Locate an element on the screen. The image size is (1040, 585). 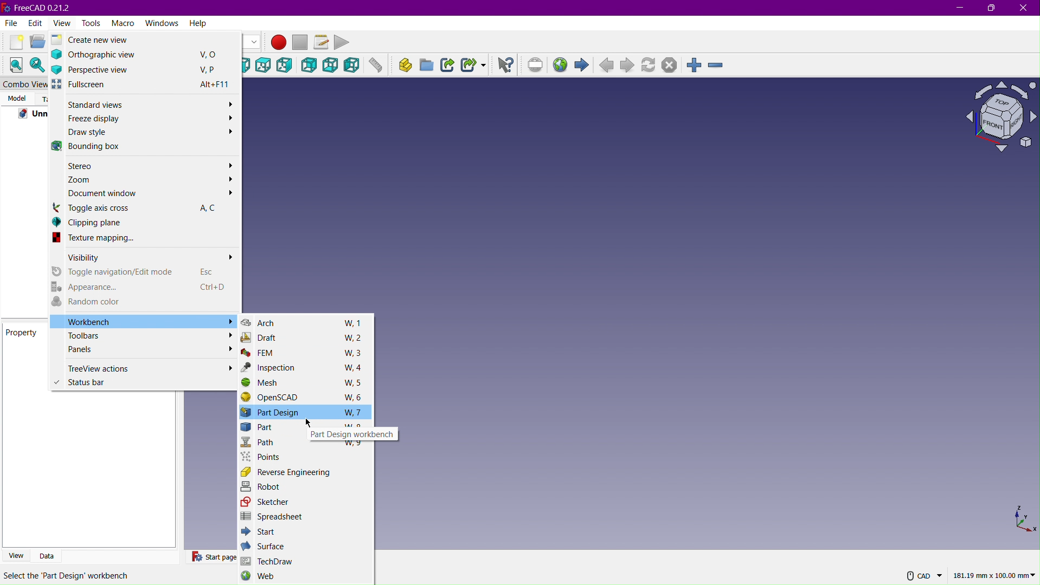
Clipping plane is located at coordinates (98, 222).